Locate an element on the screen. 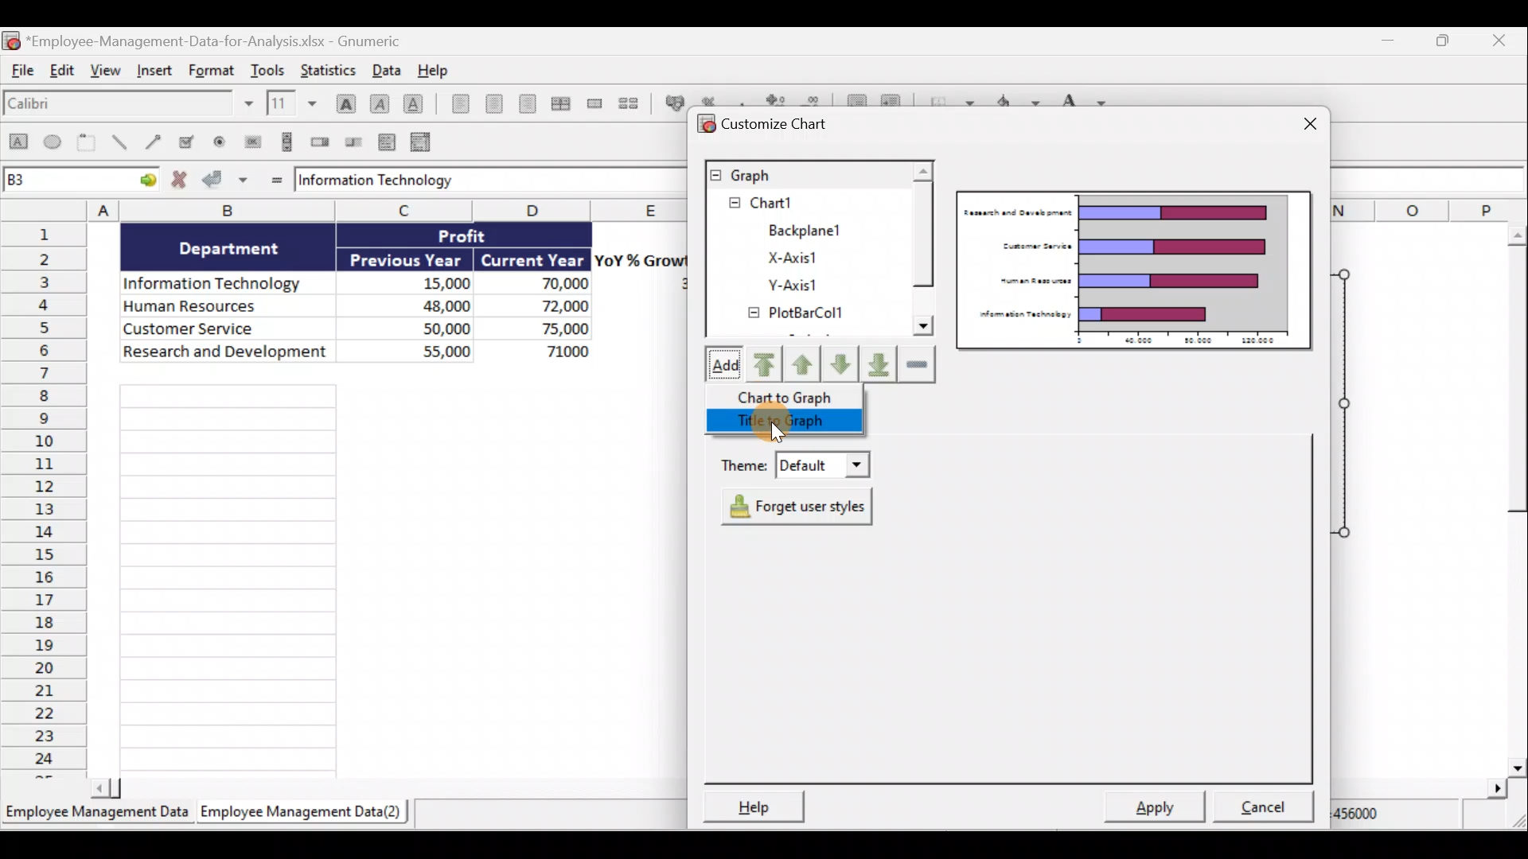 This screenshot has width=1528, height=859. Theme is located at coordinates (794, 461).